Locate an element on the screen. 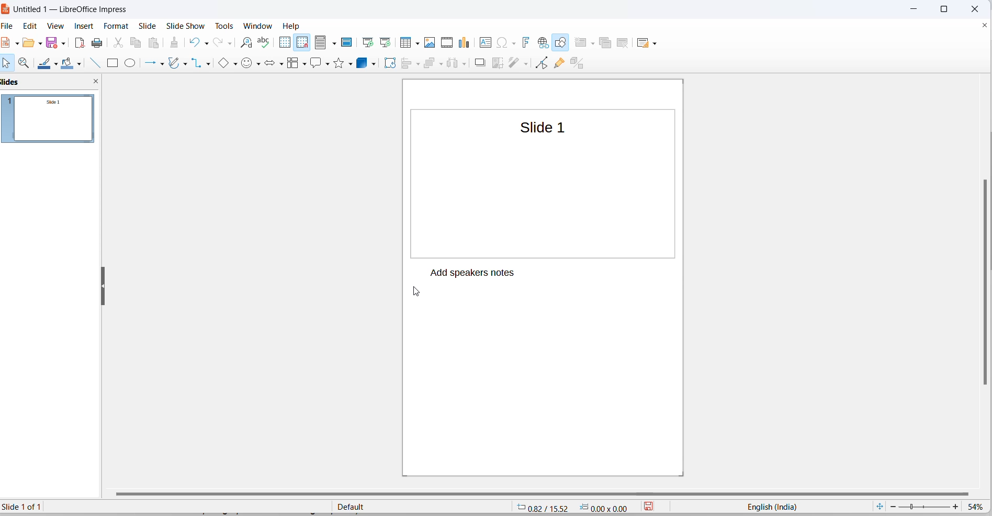 Image resolution: width=992 pixels, height=516 pixels. insert is located at coordinates (85, 27).